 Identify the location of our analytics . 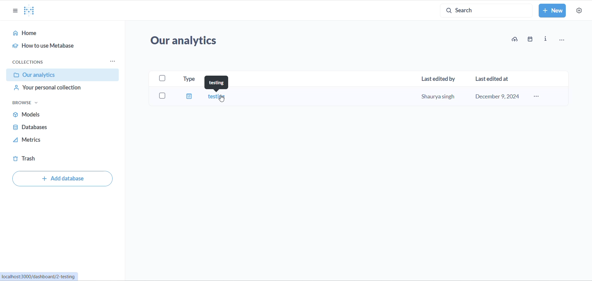
(195, 40).